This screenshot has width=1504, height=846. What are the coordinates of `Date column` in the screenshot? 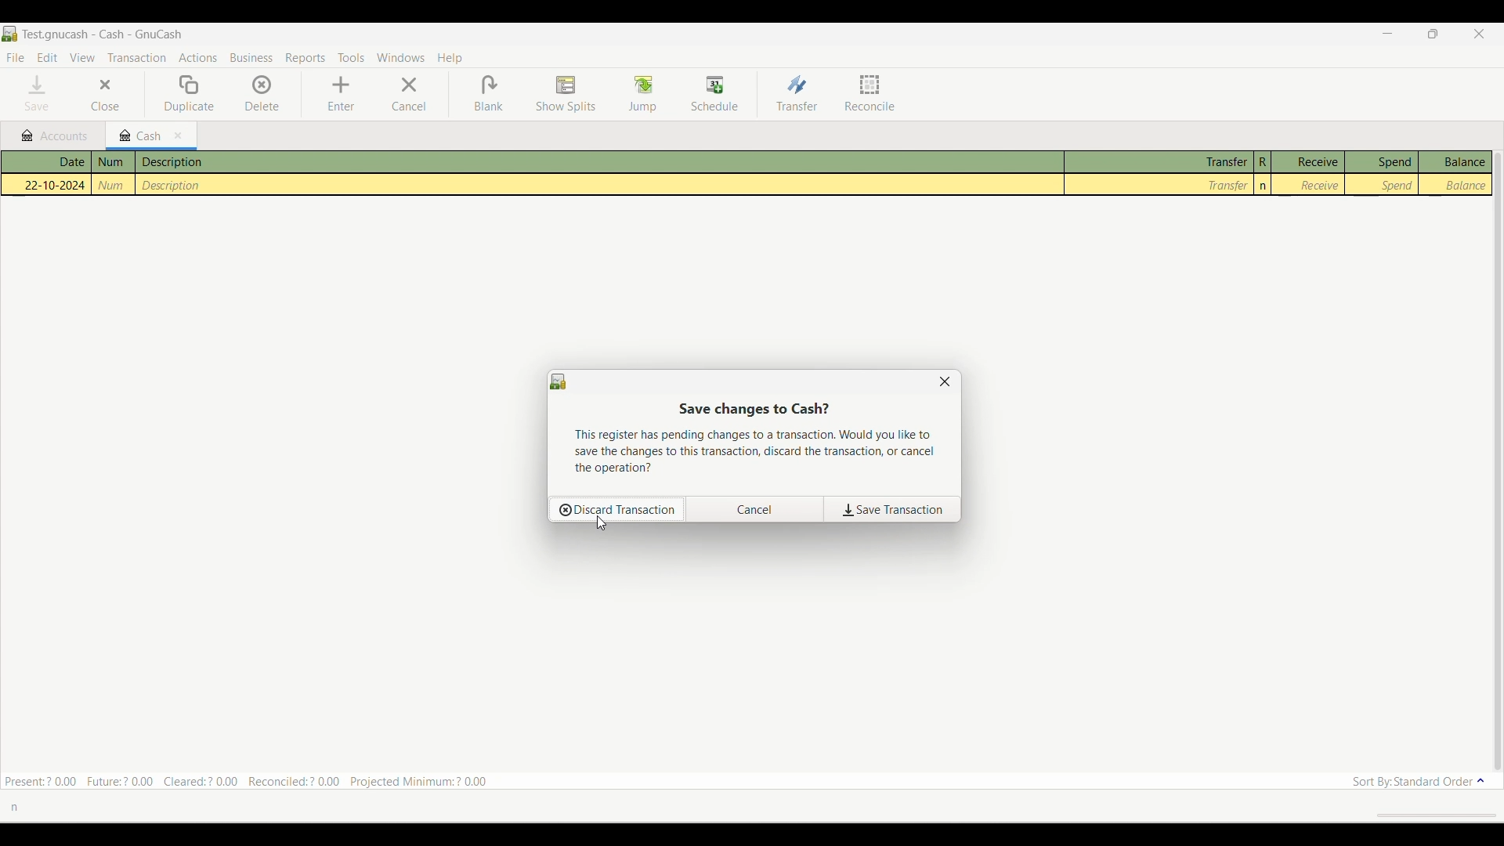 It's located at (49, 172).